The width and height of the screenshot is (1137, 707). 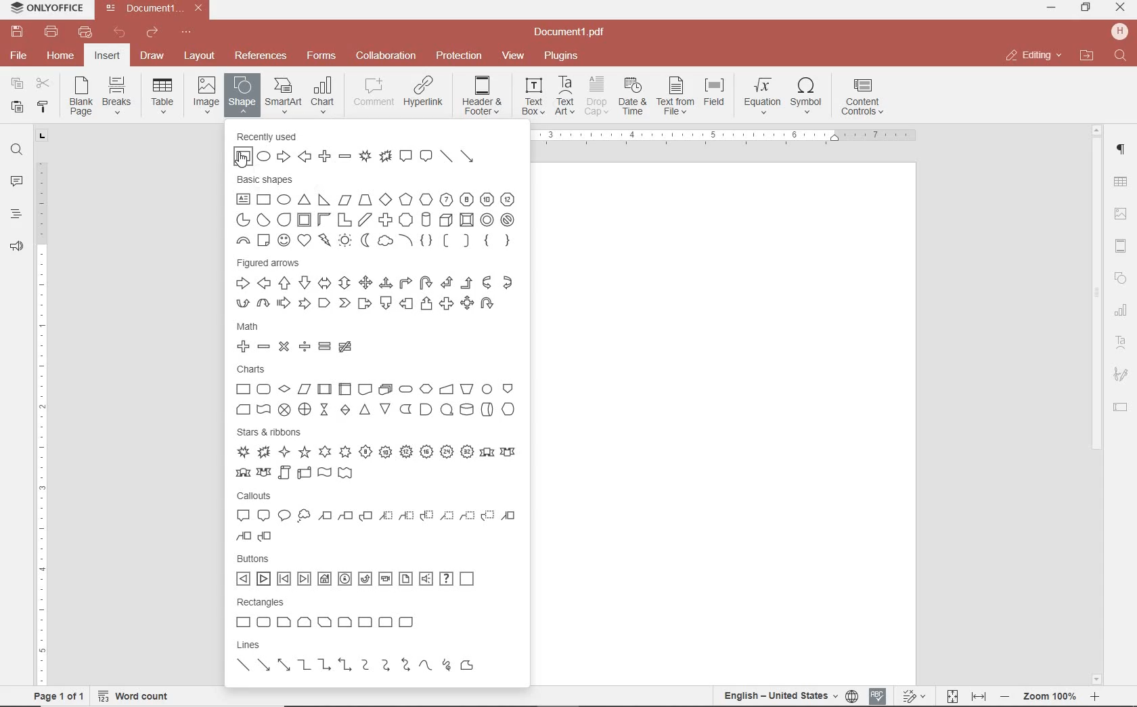 What do you see at coordinates (376, 389) in the screenshot?
I see `CHARTS` at bounding box center [376, 389].